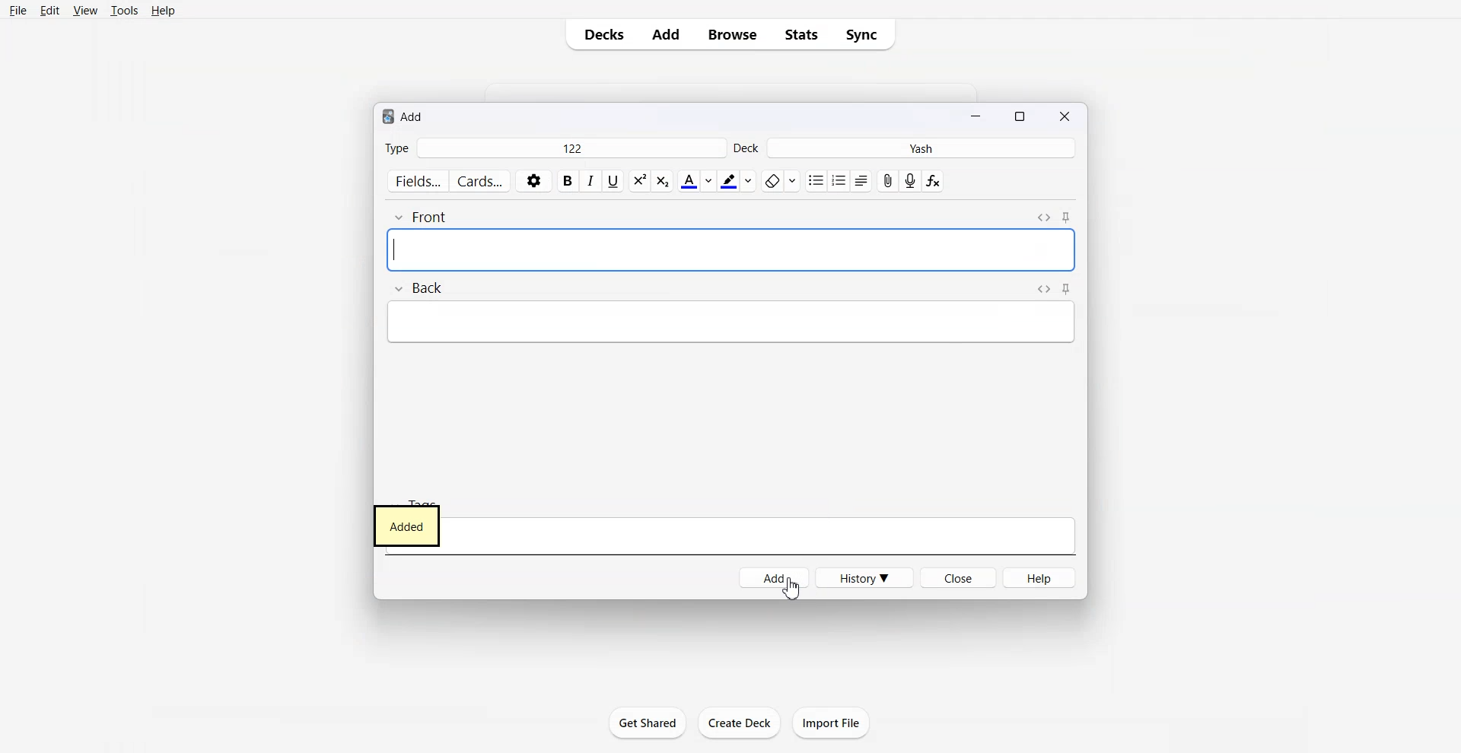  What do you see at coordinates (162, 11) in the screenshot?
I see `Help` at bounding box center [162, 11].